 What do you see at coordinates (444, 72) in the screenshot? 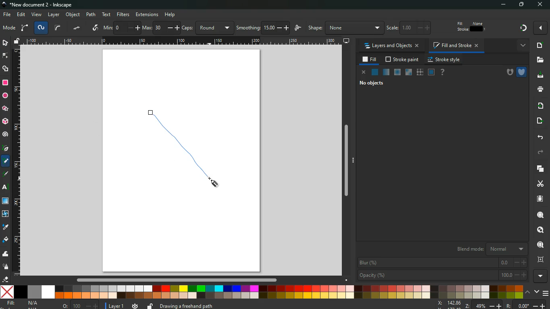
I see `help` at bounding box center [444, 72].